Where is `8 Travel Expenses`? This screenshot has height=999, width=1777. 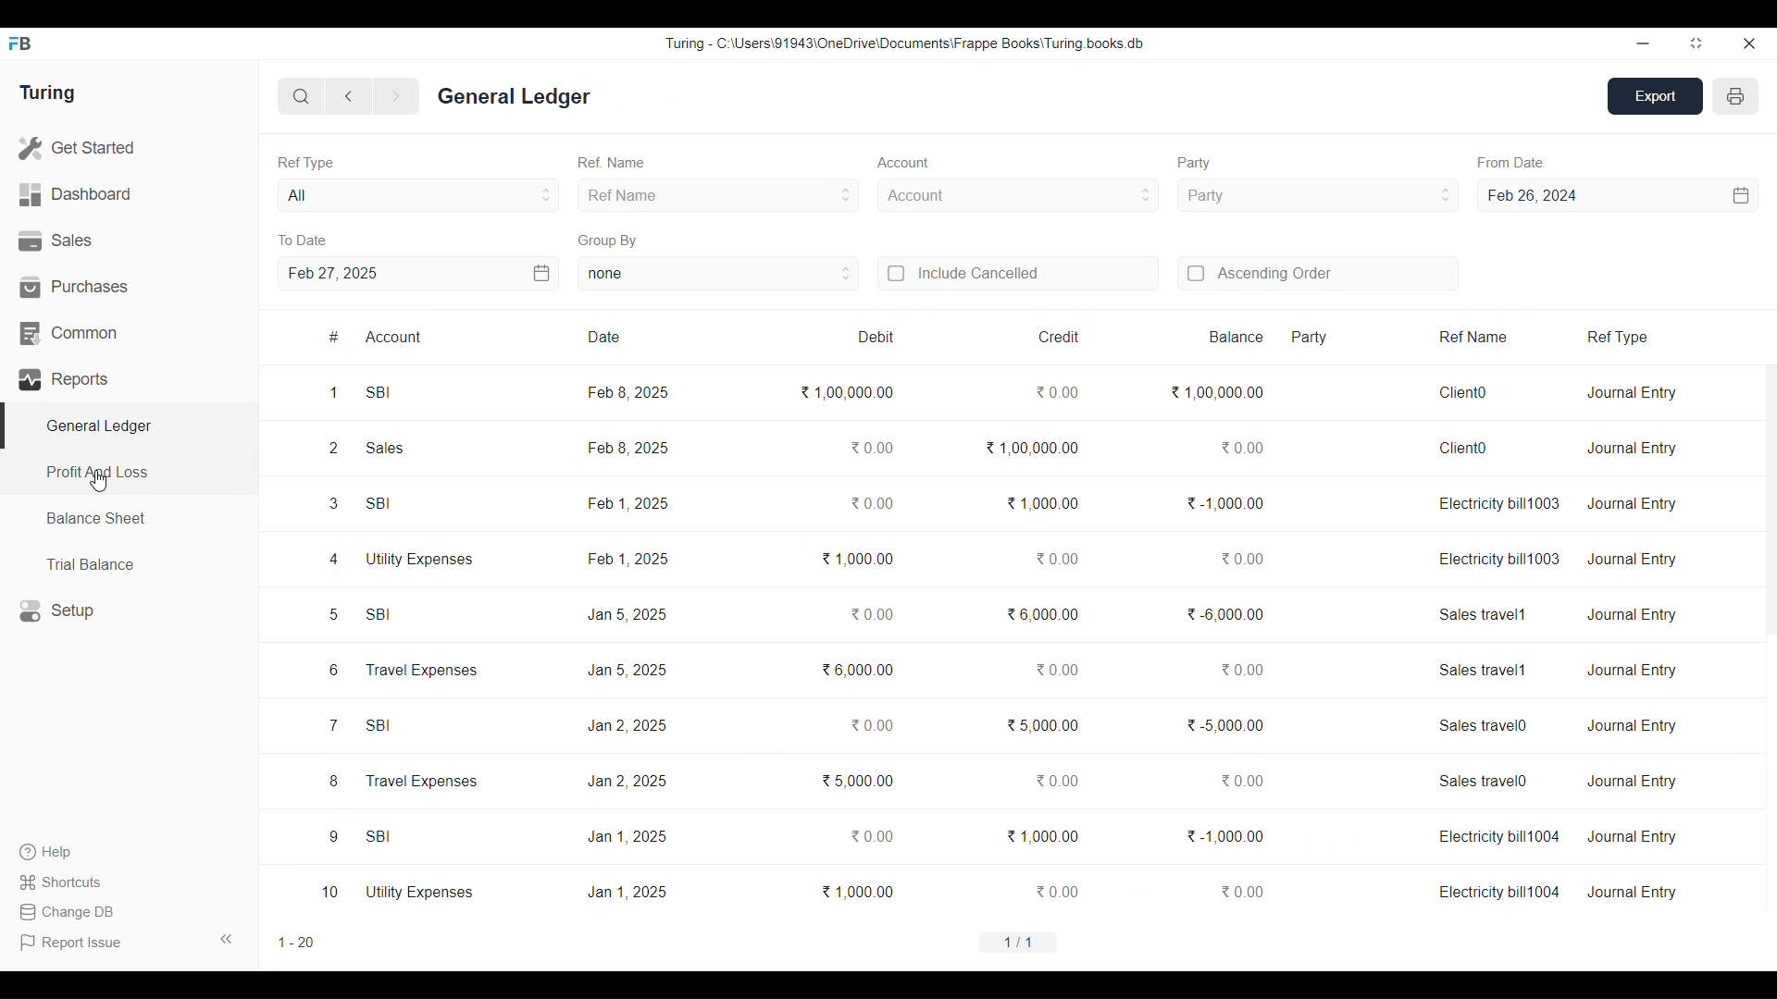 8 Travel Expenses is located at coordinates (403, 781).